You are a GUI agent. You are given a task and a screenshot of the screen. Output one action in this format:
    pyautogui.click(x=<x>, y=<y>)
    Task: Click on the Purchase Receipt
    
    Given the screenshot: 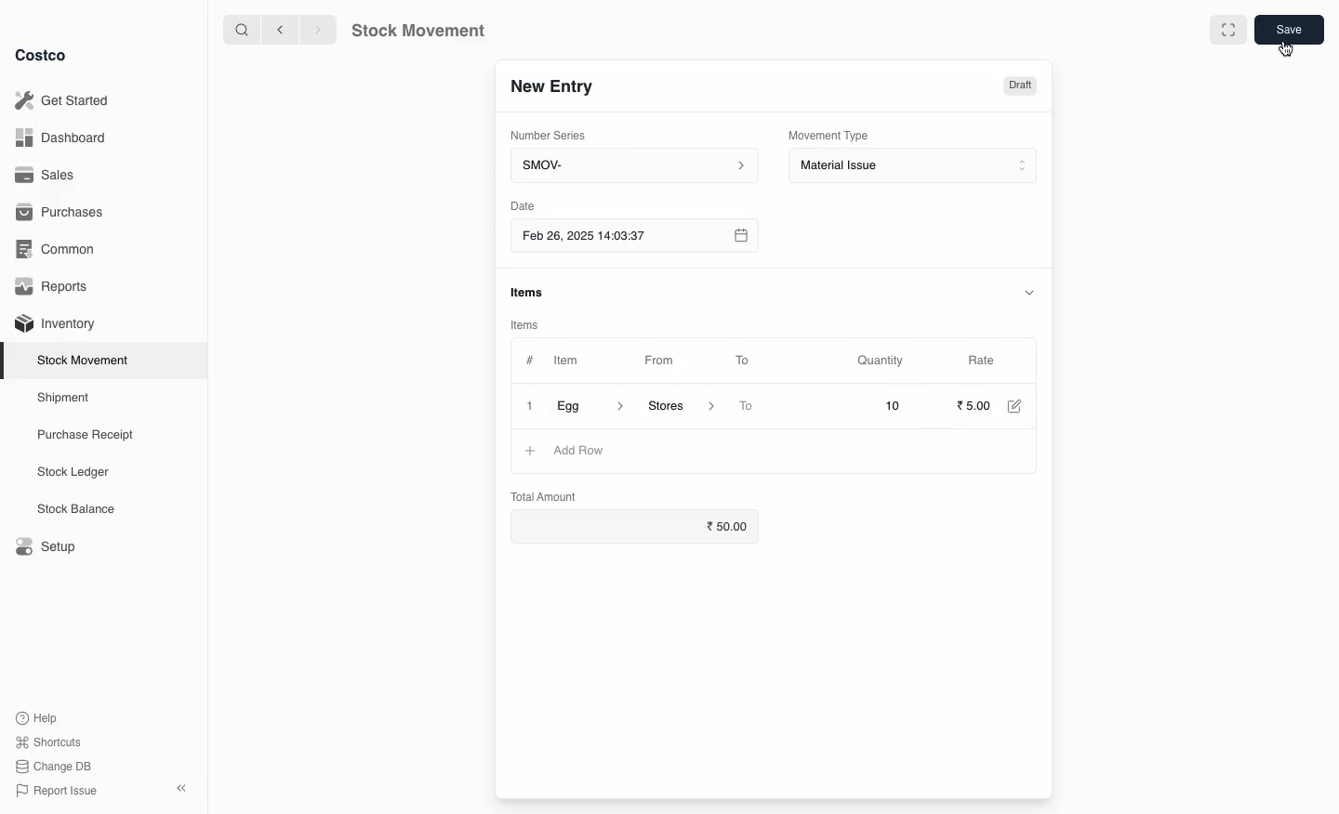 What is the action you would take?
    pyautogui.click(x=90, y=434)
    